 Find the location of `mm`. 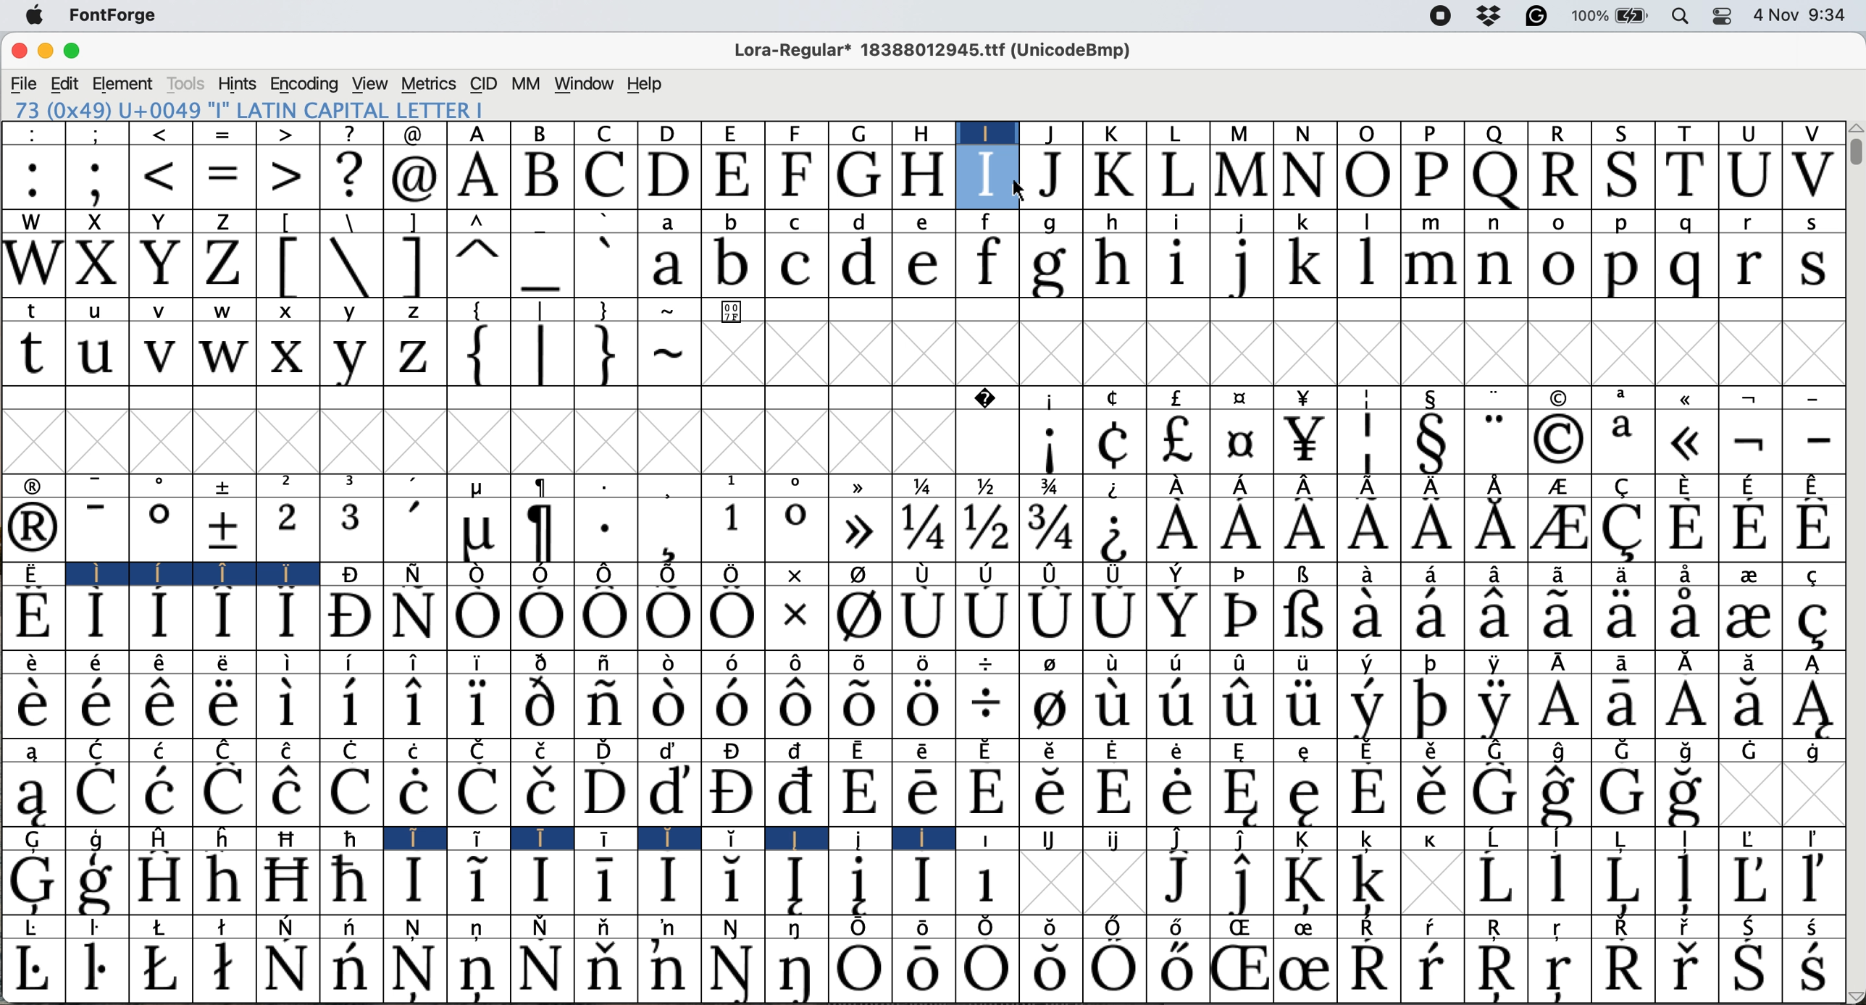

mm is located at coordinates (524, 83).